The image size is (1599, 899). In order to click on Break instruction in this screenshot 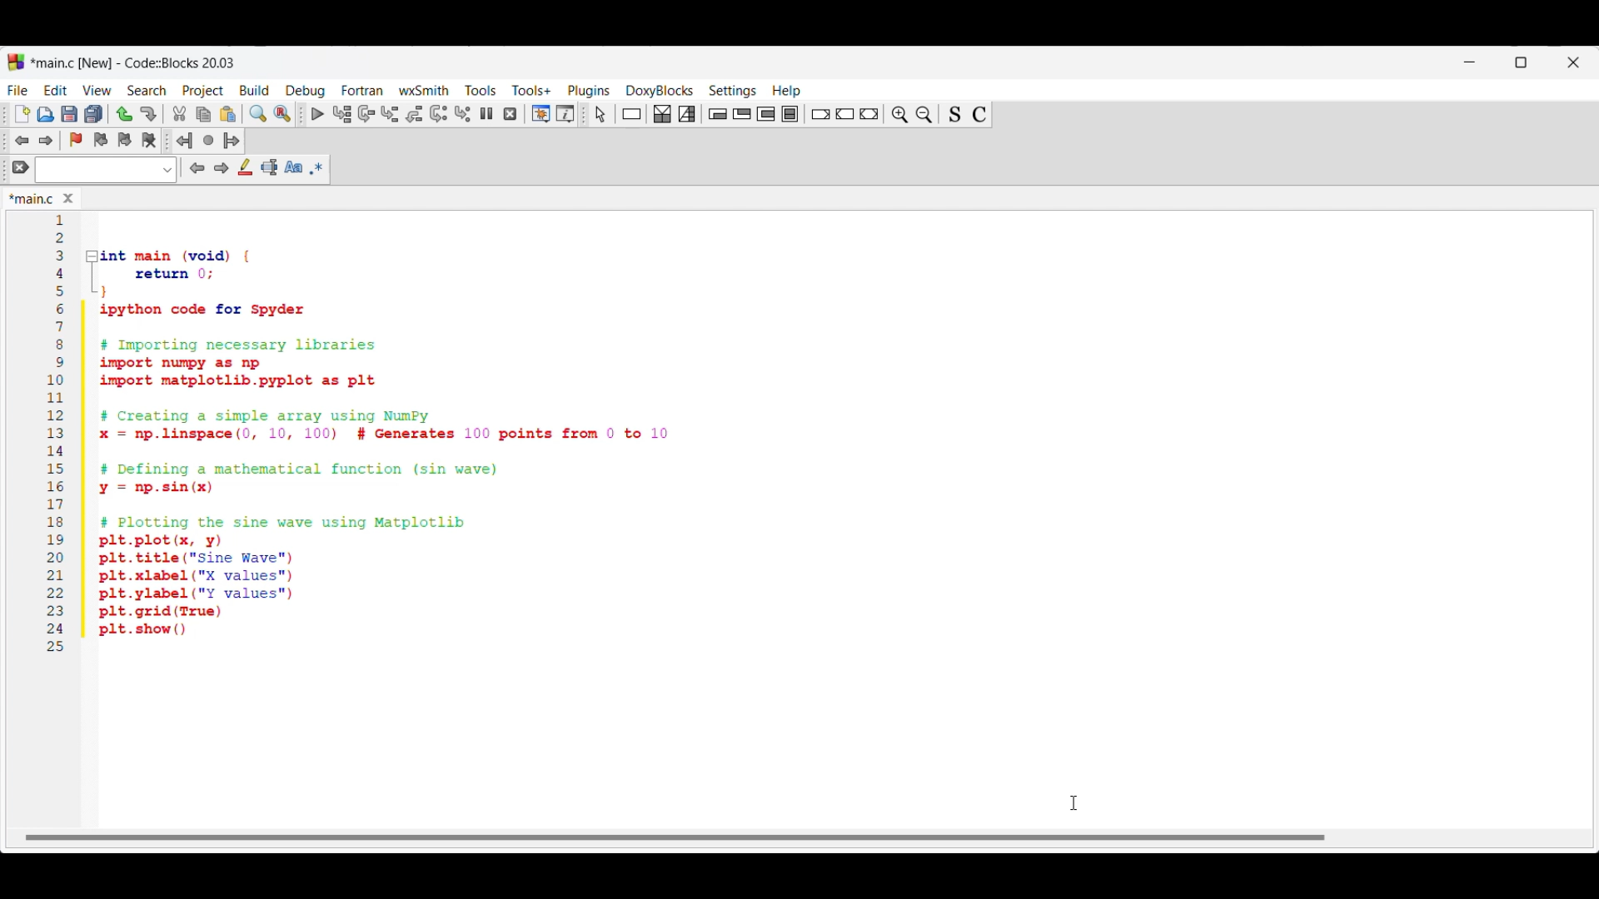, I will do `click(820, 114)`.